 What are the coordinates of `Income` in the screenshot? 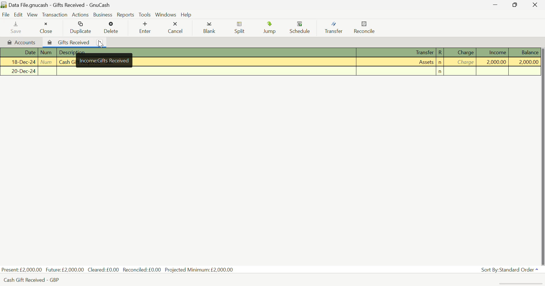 It's located at (493, 71).